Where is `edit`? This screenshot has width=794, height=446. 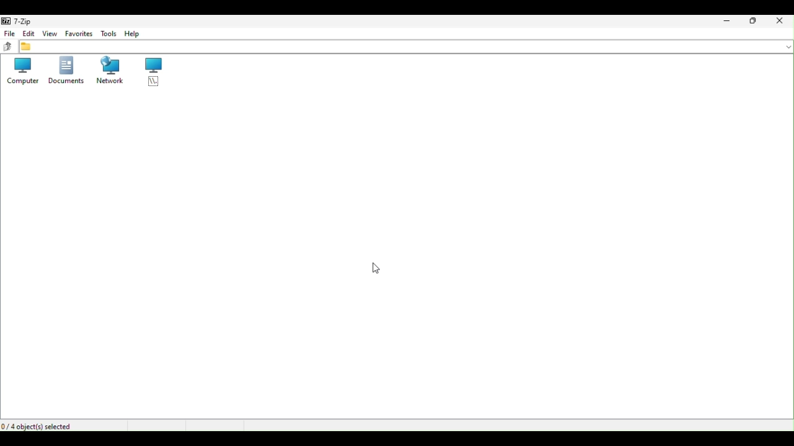
edit is located at coordinates (29, 35).